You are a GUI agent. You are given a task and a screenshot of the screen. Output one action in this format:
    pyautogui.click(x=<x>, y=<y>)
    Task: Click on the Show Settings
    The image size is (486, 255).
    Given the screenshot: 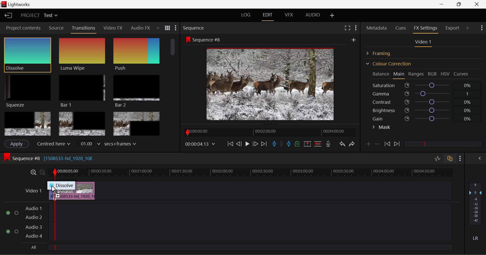 What is the action you would take?
    pyautogui.click(x=481, y=27)
    